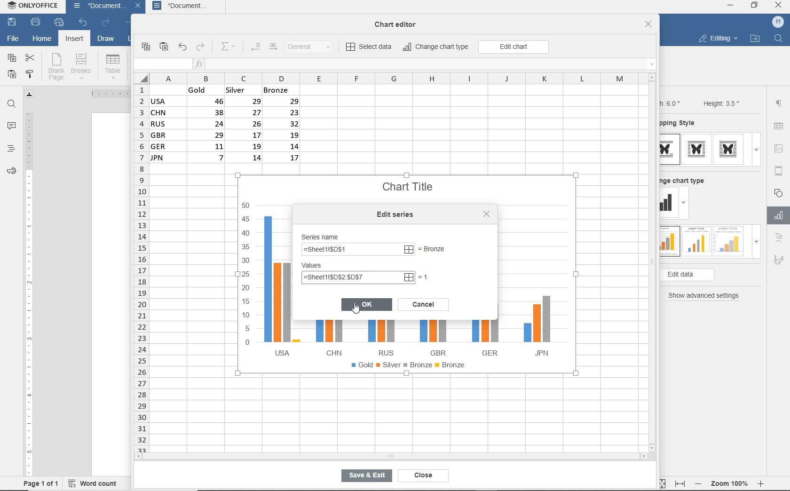  Describe the element at coordinates (357, 277) in the screenshot. I see `highlighted` at that location.